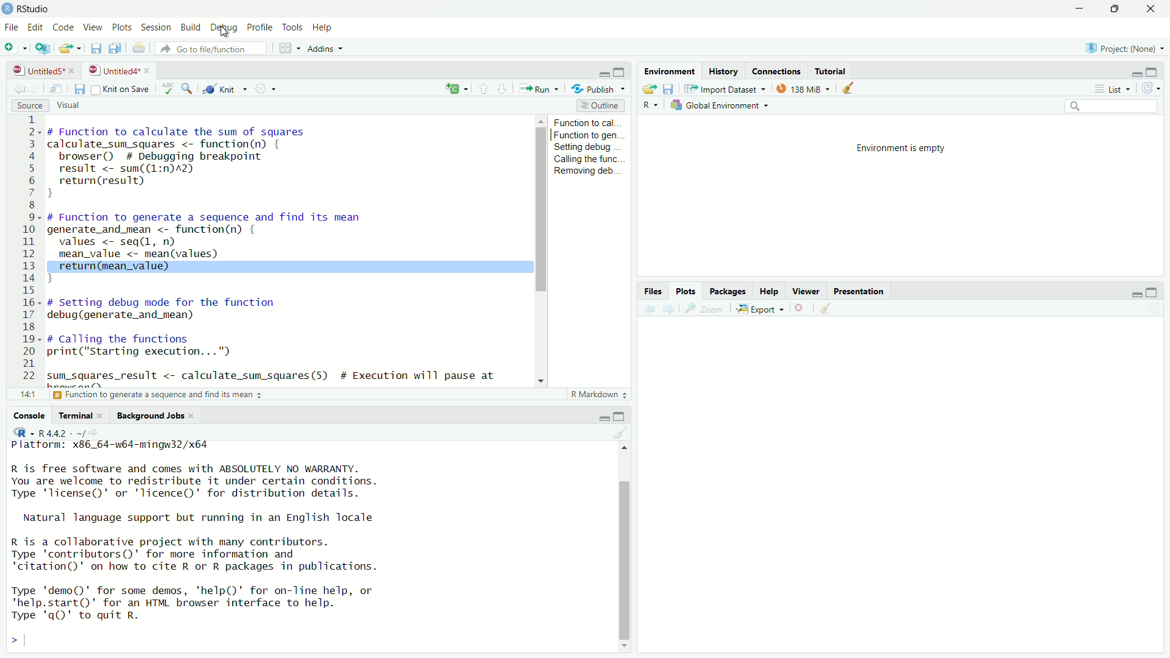 This screenshot has height=658, width=1170. What do you see at coordinates (21, 395) in the screenshot?
I see `1:1` at bounding box center [21, 395].